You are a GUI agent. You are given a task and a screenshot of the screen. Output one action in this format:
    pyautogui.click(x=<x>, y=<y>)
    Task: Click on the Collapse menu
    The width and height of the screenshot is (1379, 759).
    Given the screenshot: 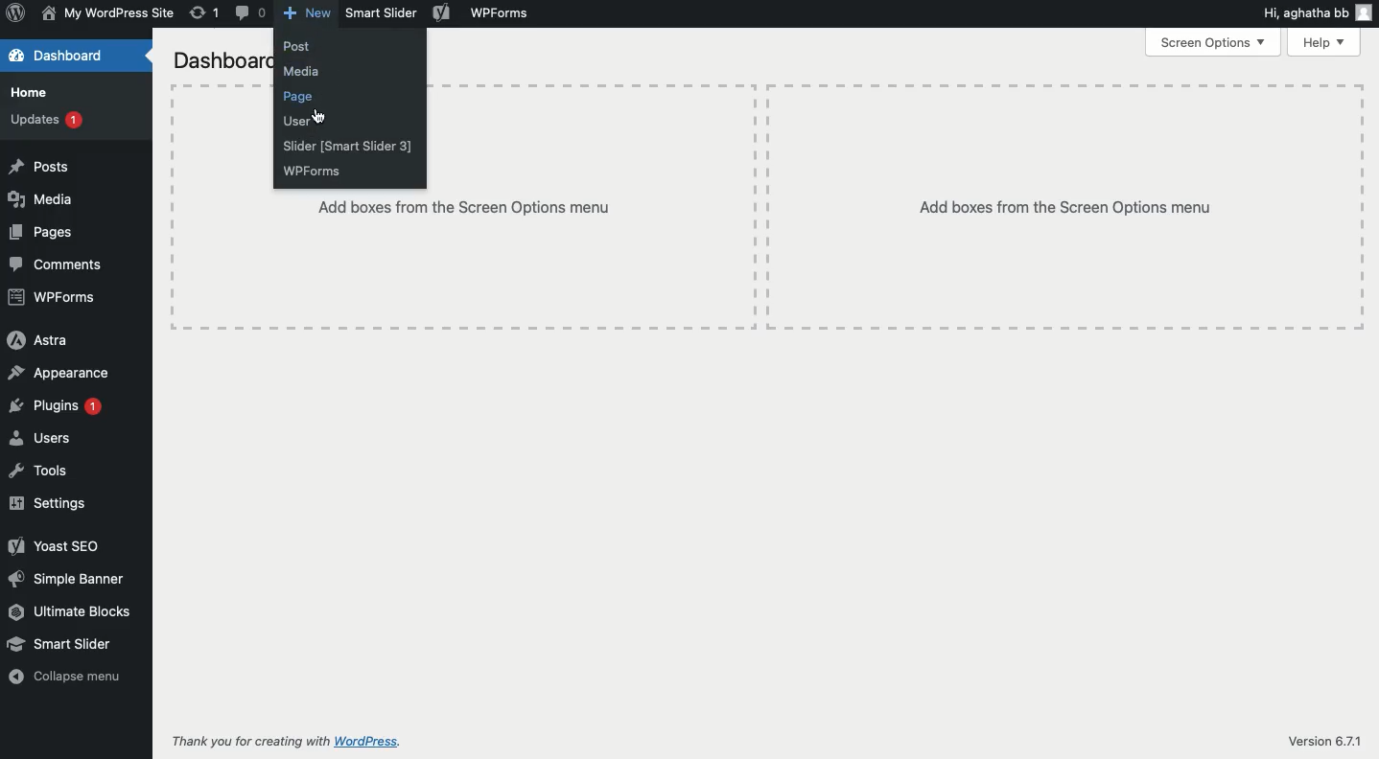 What is the action you would take?
    pyautogui.click(x=63, y=676)
    